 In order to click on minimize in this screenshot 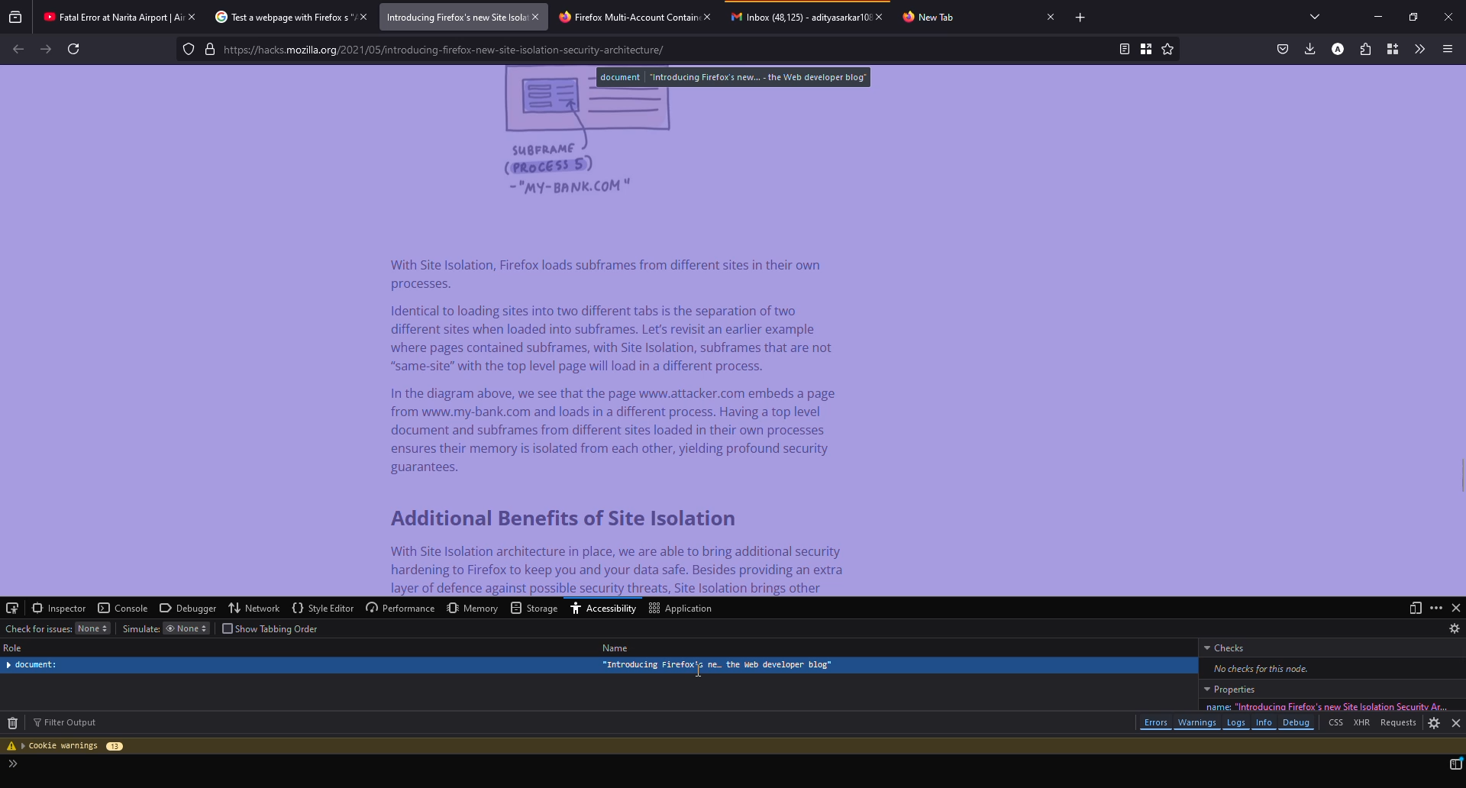, I will do `click(1377, 18)`.